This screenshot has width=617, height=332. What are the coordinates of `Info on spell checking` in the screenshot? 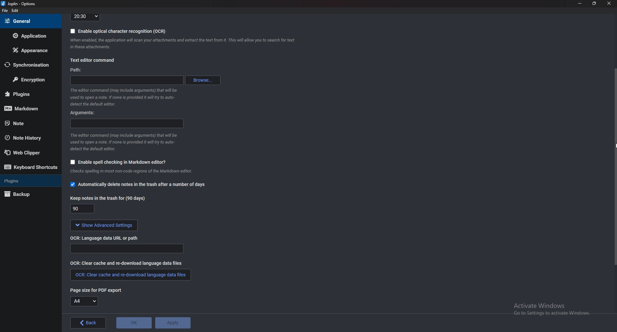 It's located at (130, 173).